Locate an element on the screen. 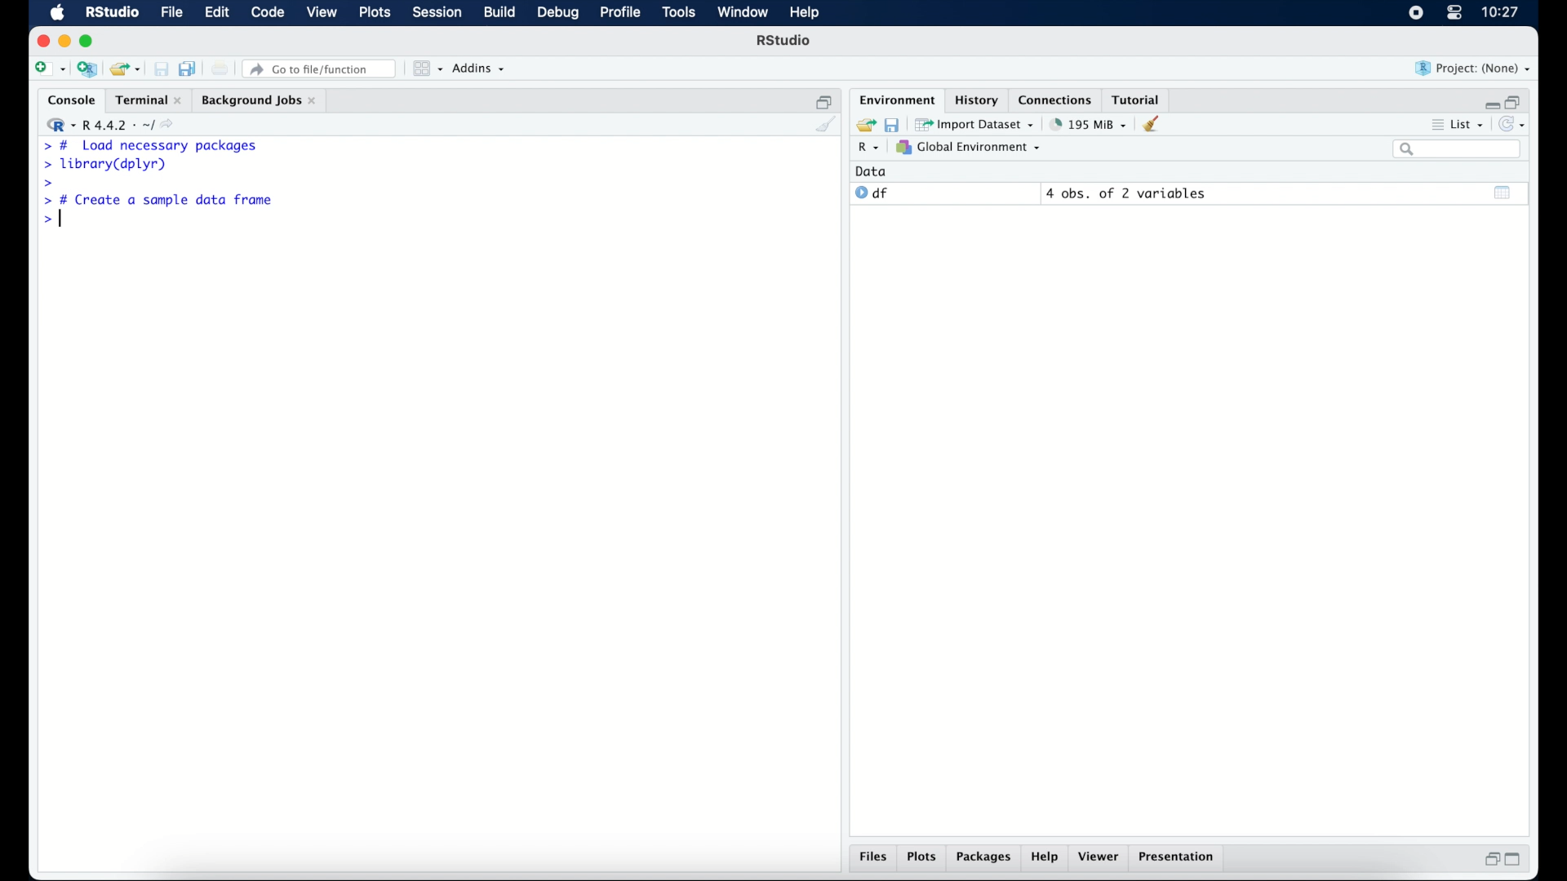 This screenshot has width=1567, height=881. > library(dplyr)| is located at coordinates (109, 165).